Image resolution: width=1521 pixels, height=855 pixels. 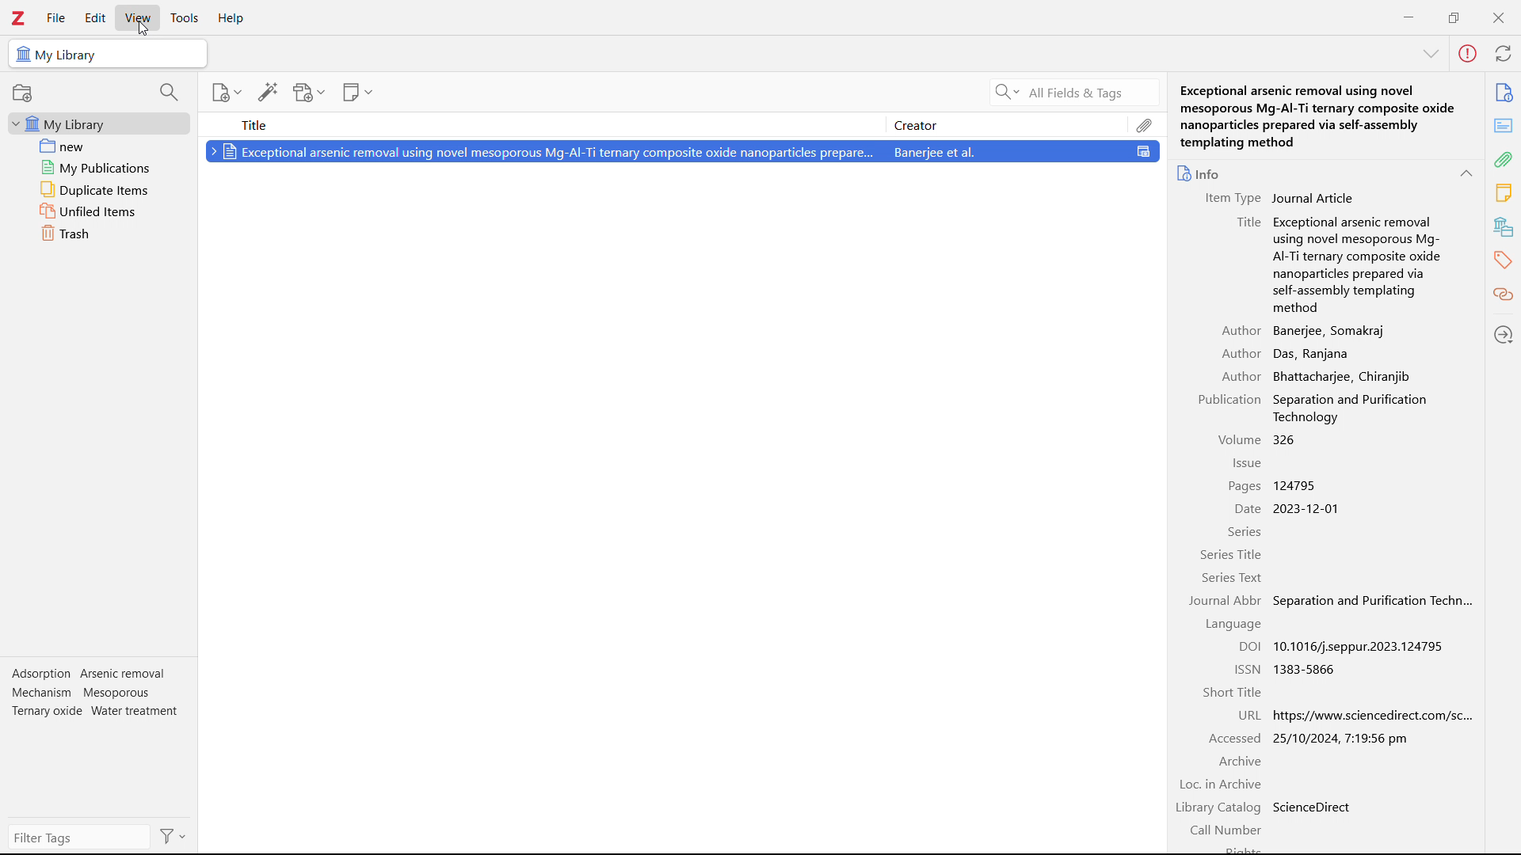 What do you see at coordinates (1504, 160) in the screenshot?
I see `attachments` at bounding box center [1504, 160].